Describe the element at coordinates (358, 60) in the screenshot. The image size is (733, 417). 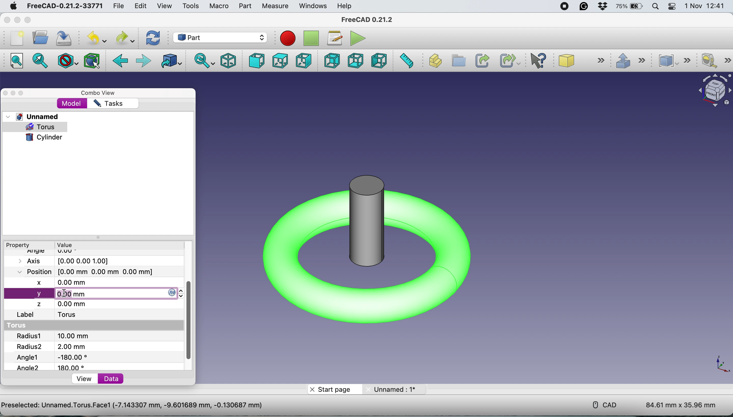
I see `bottom` at that location.